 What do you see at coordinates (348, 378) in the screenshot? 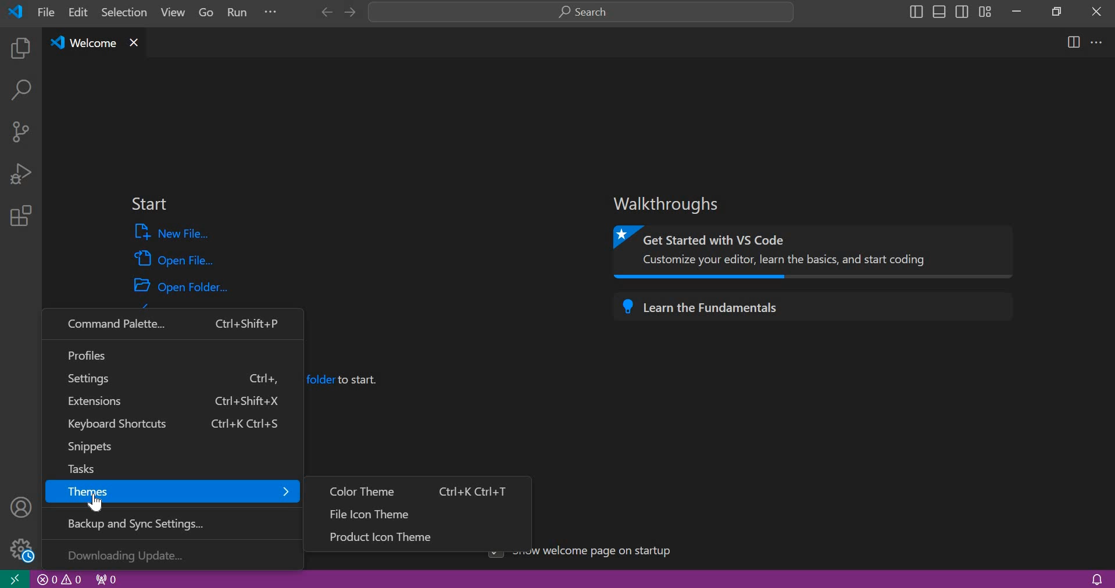
I see `folder to start` at bounding box center [348, 378].